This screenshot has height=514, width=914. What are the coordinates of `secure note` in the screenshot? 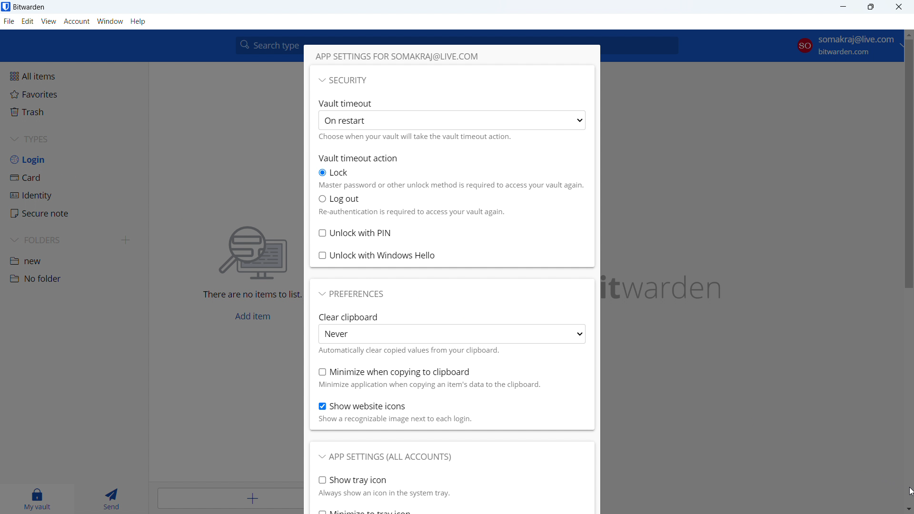 It's located at (74, 214).